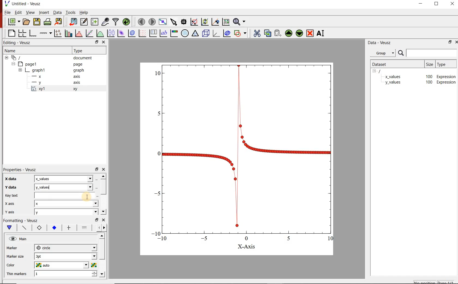 This screenshot has height=284, width=458. What do you see at coordinates (30, 63) in the screenshot?
I see `page1` at bounding box center [30, 63].